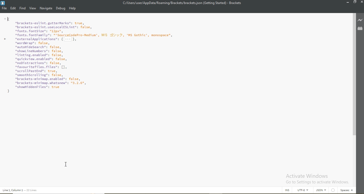 Image resolution: width=364 pixels, height=194 pixels. Describe the element at coordinates (46, 8) in the screenshot. I see `Navigate` at that location.